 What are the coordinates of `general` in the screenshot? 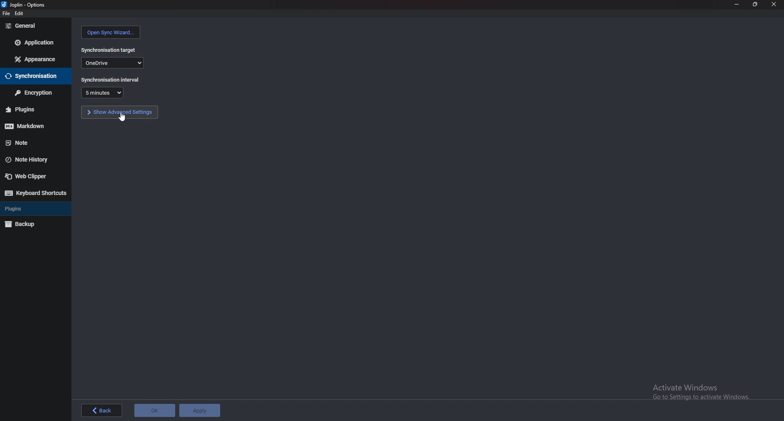 It's located at (35, 27).